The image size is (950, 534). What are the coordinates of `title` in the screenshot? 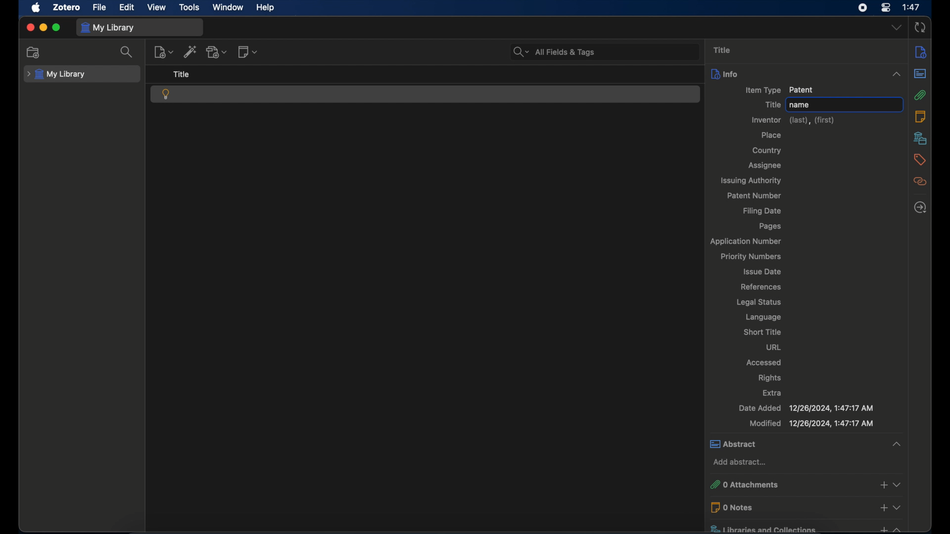 It's located at (723, 49).